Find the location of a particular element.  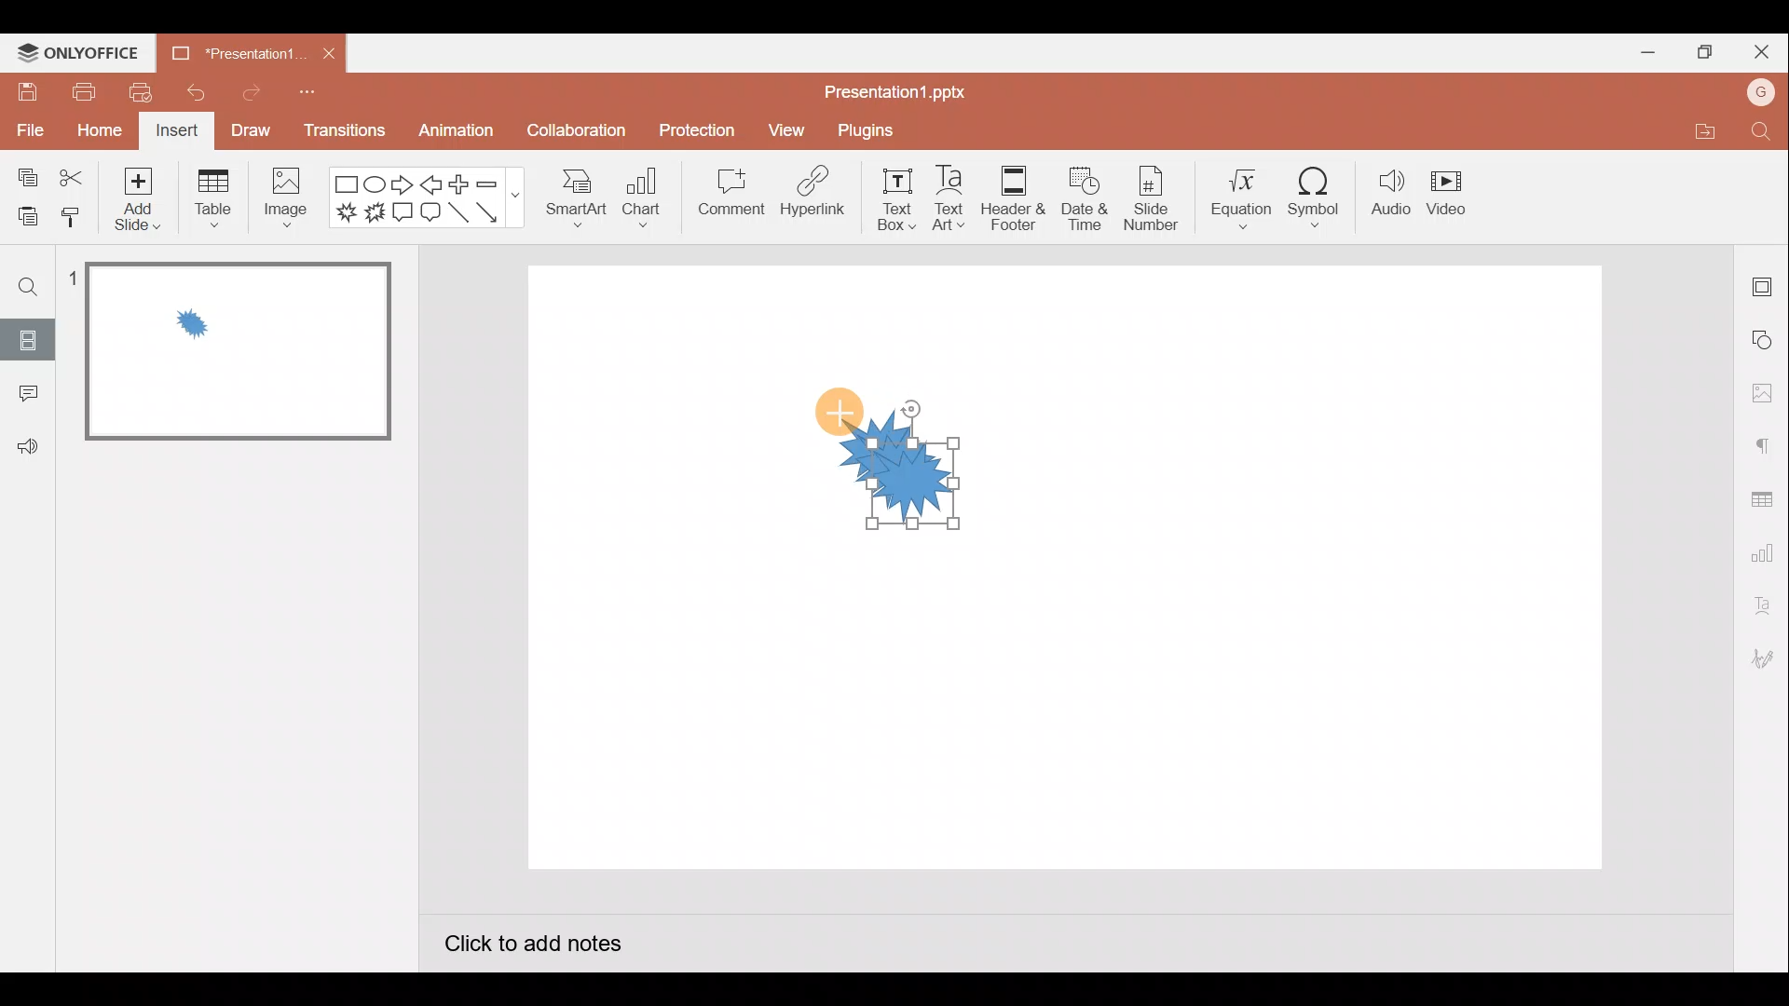

Close is located at coordinates (1761, 46).